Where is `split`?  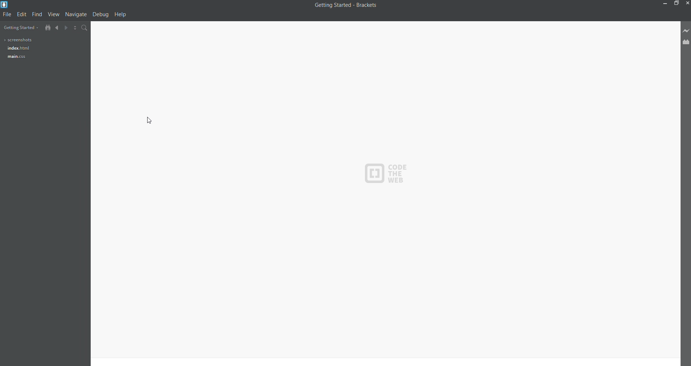 split is located at coordinates (73, 28).